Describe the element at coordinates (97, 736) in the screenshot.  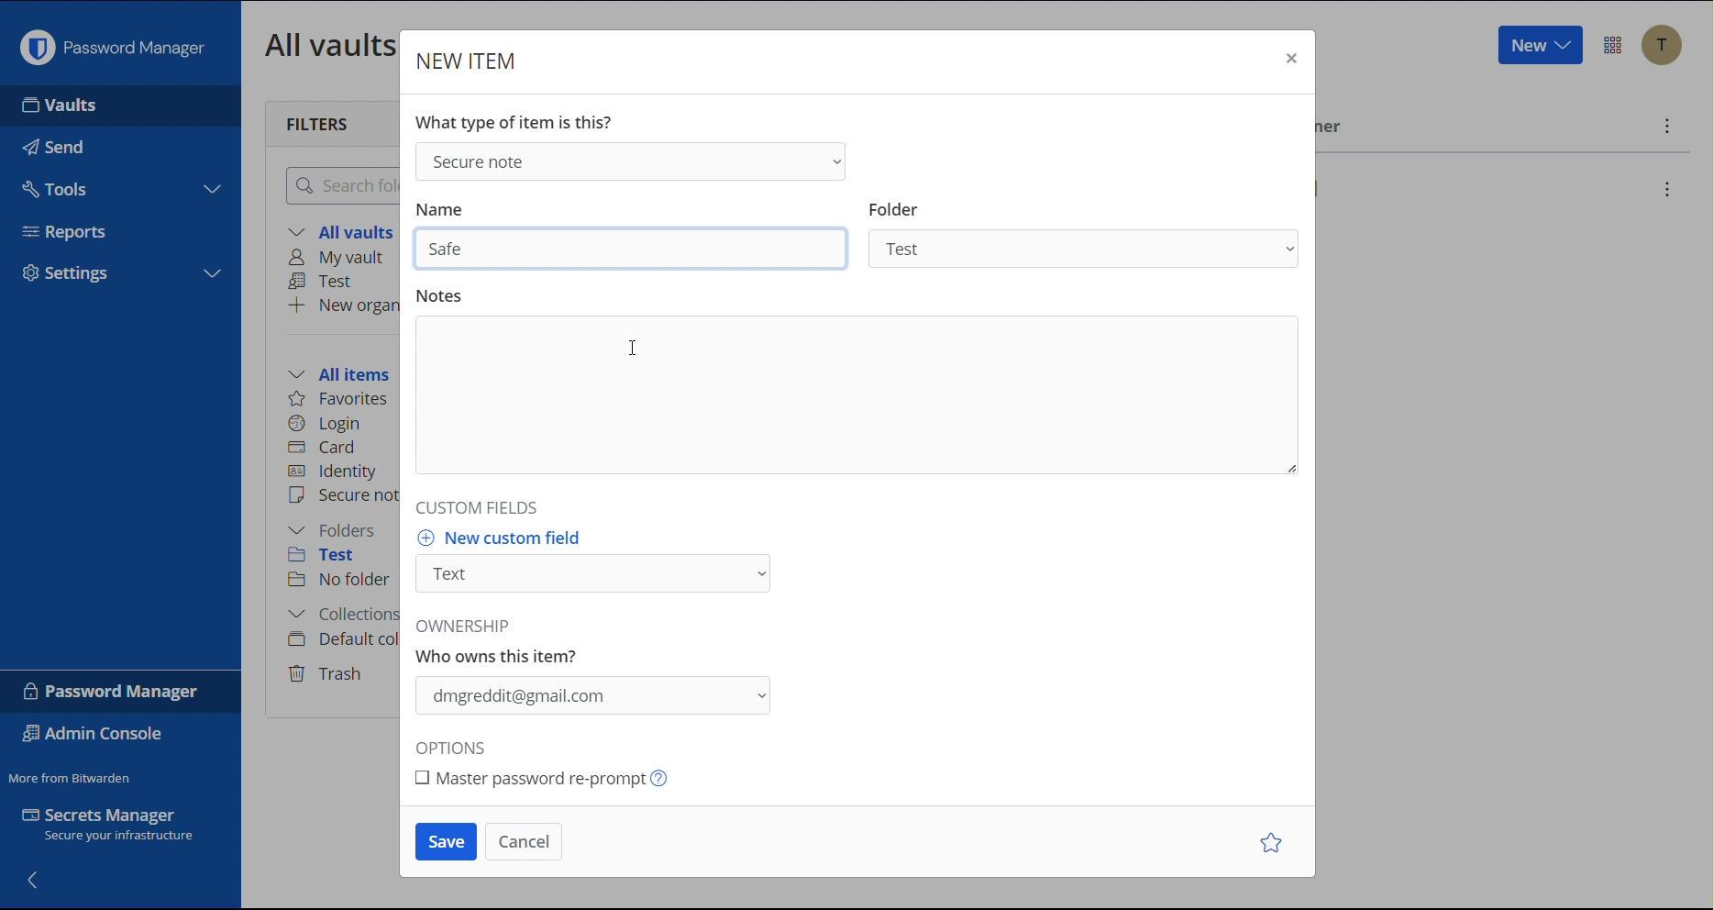
I see `Admin Console` at that location.